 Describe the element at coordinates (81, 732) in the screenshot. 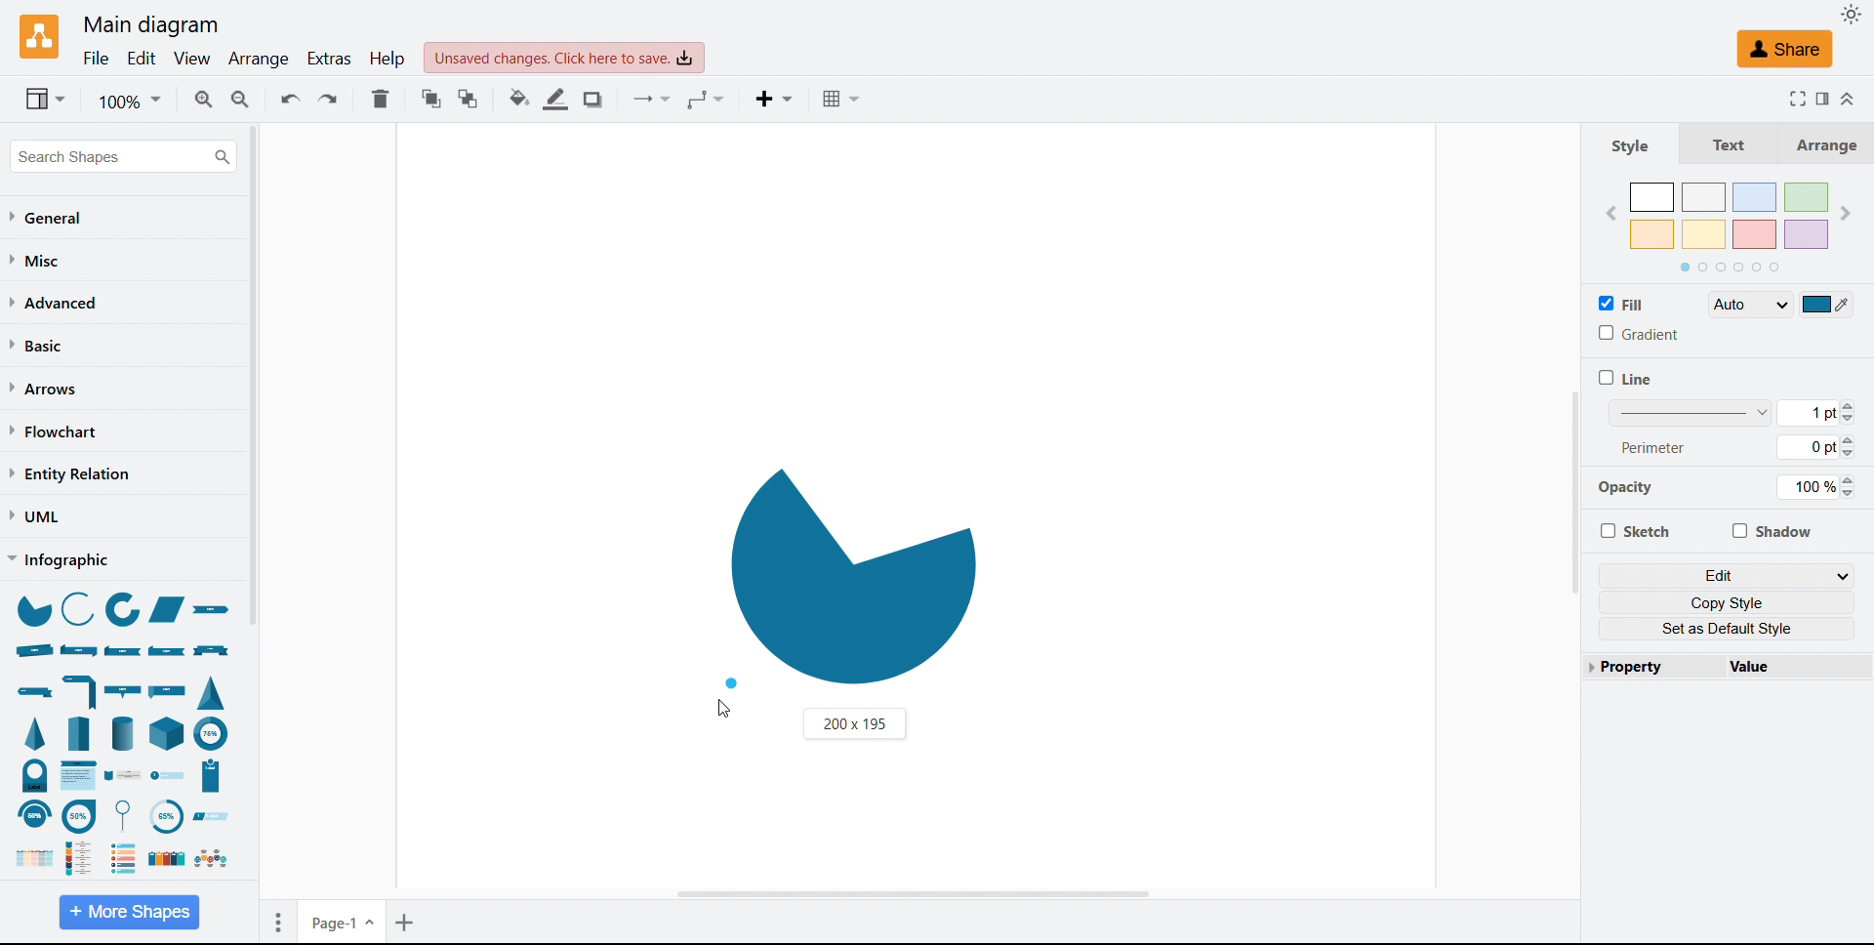

I see `pyramid step` at that location.